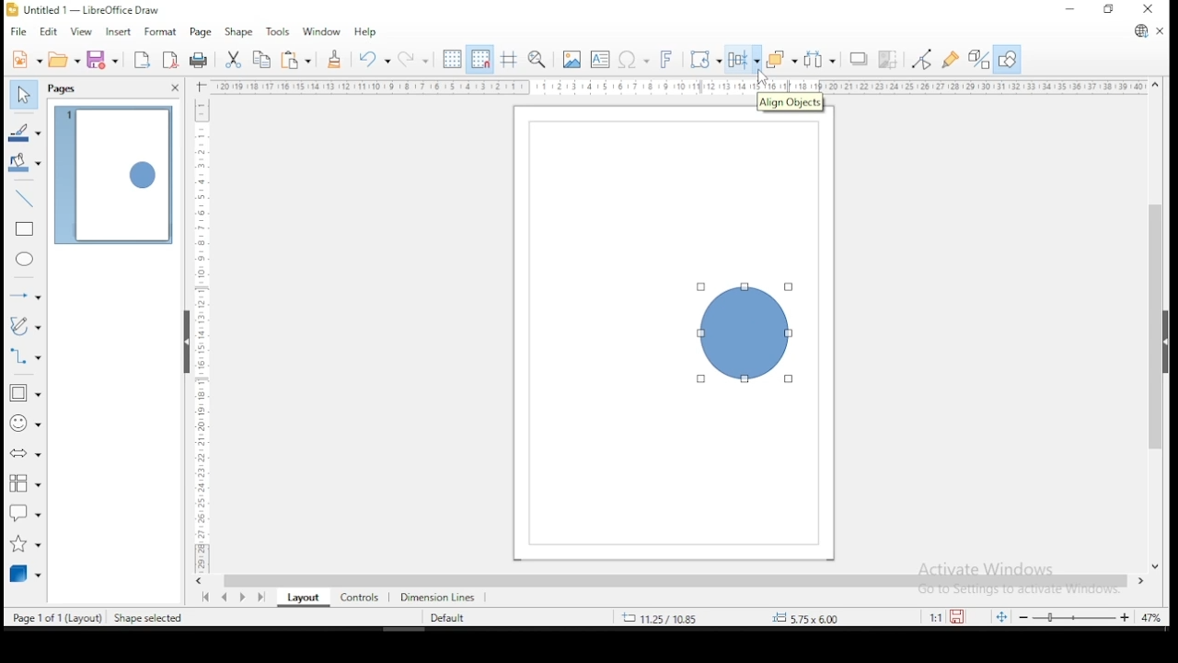 Image resolution: width=1178 pixels, height=663 pixels. What do you see at coordinates (438, 596) in the screenshot?
I see `dimension lines` at bounding box center [438, 596].